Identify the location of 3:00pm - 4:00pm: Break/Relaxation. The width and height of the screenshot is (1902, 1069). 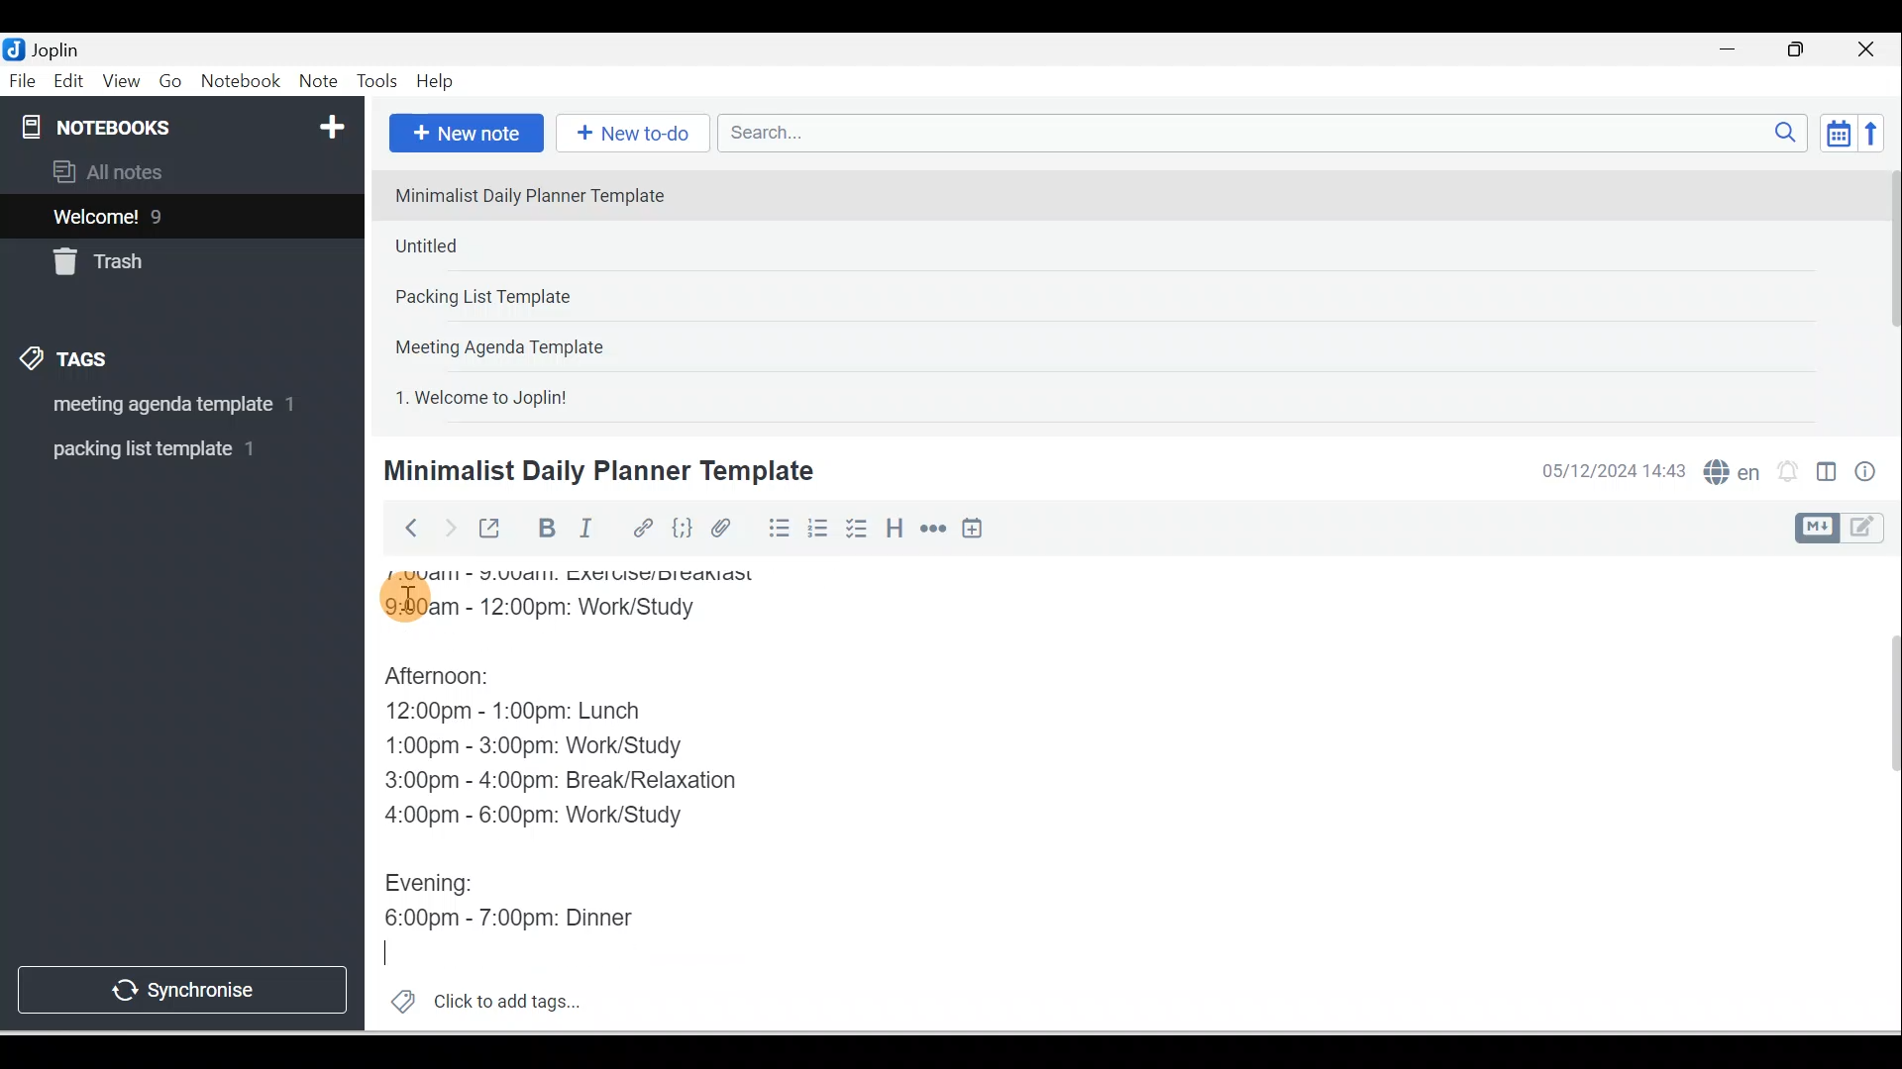
(603, 780).